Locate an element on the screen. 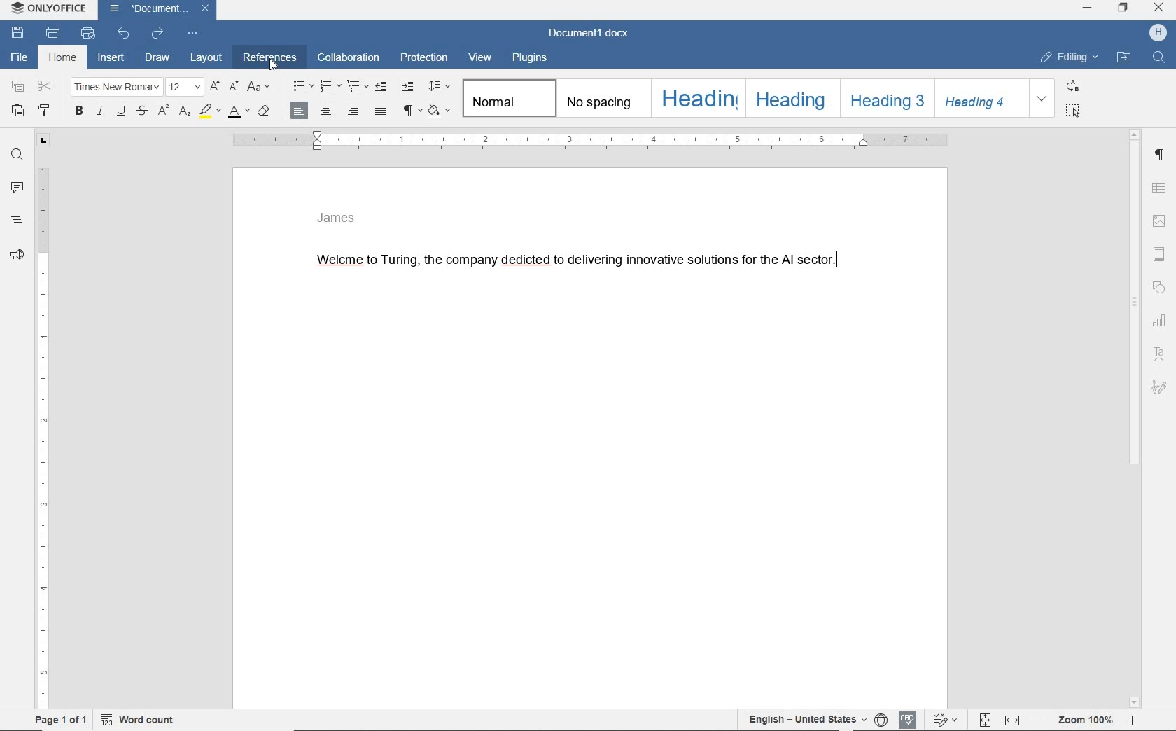 The width and height of the screenshot is (1176, 731). fit to width is located at coordinates (1013, 718).